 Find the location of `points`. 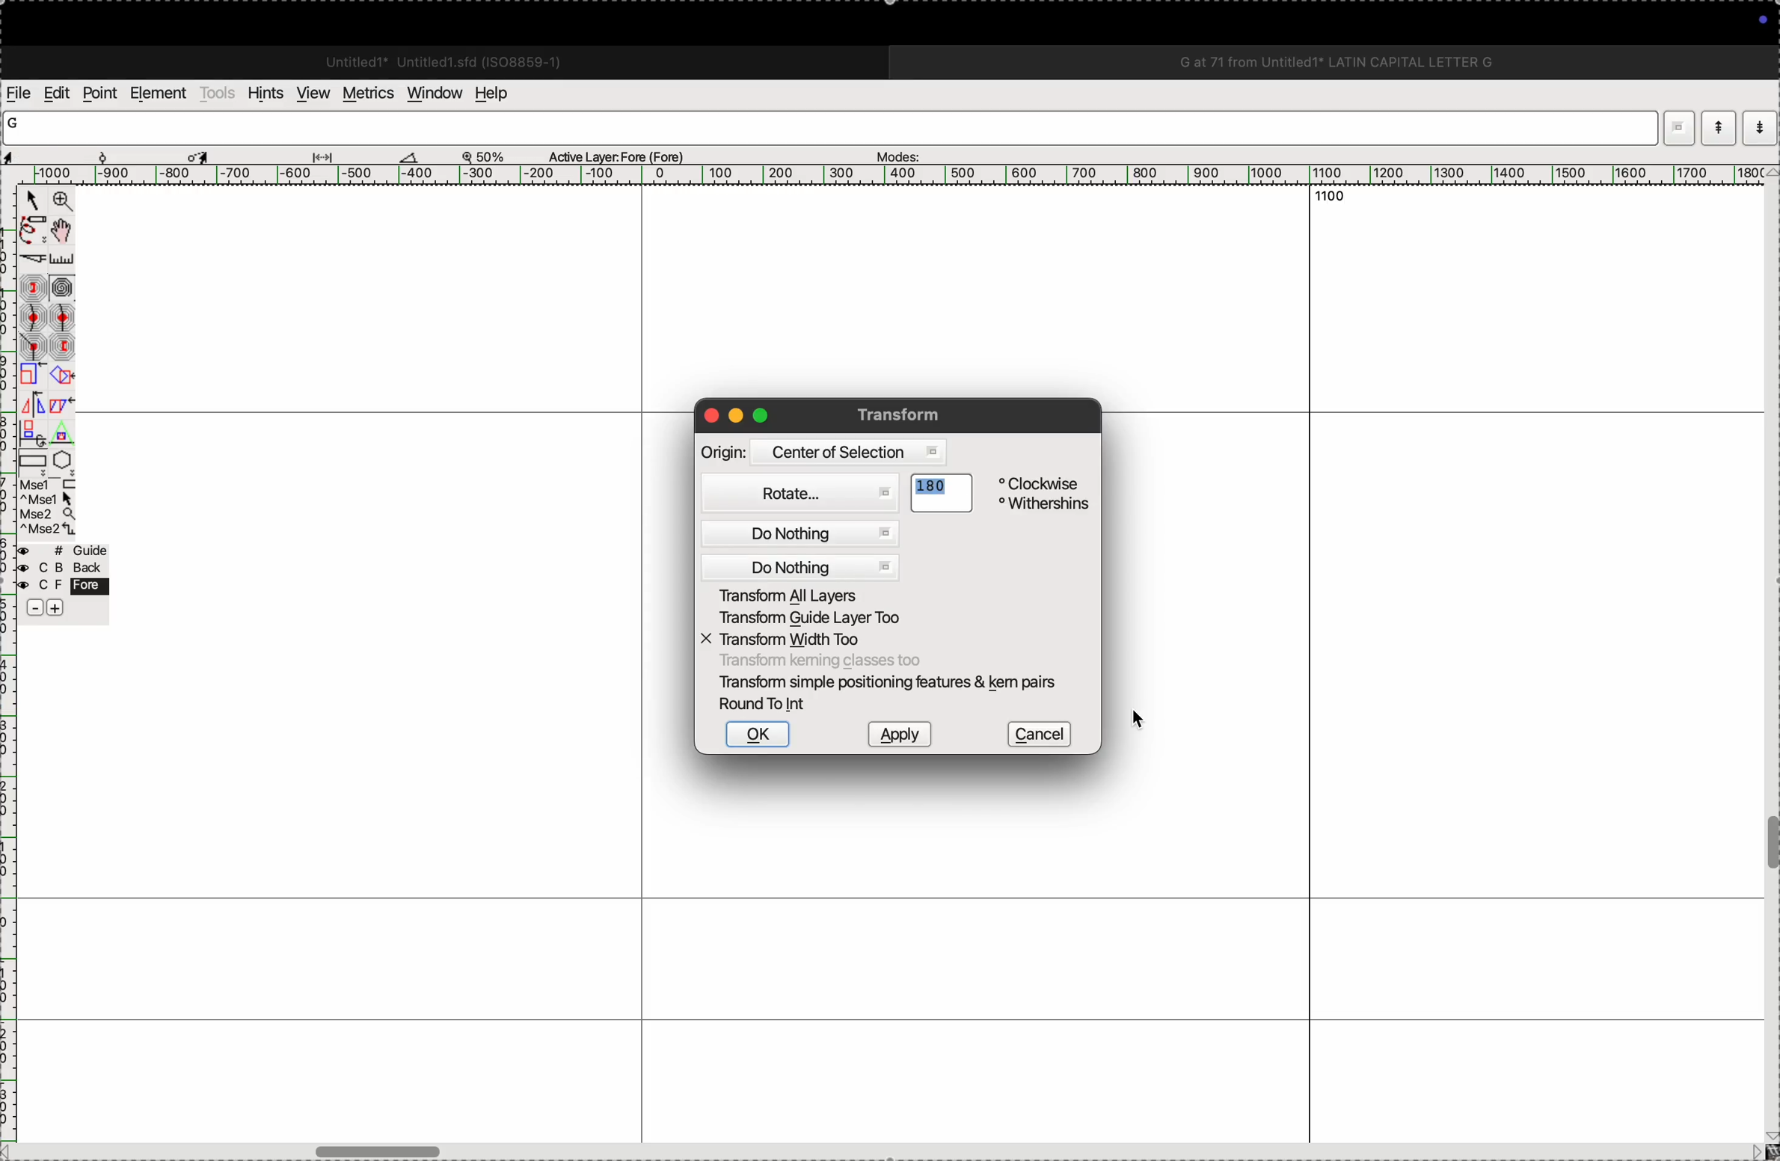

points is located at coordinates (100, 94).